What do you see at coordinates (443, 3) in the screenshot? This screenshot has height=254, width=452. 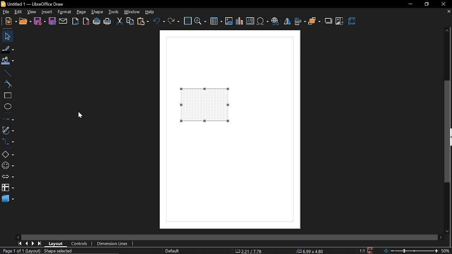 I see `Close` at bounding box center [443, 3].